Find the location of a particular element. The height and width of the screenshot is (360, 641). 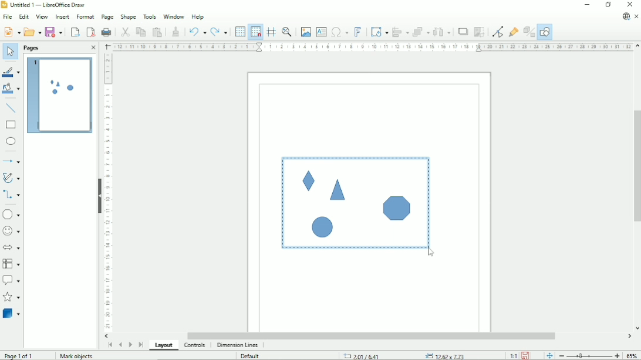

Undo is located at coordinates (197, 32).